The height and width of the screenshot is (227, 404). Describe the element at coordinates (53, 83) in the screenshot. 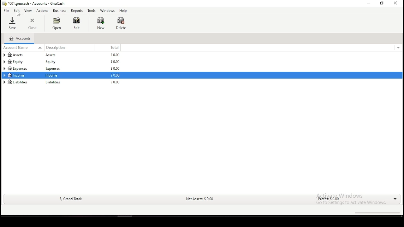

I see `liabilities` at that location.